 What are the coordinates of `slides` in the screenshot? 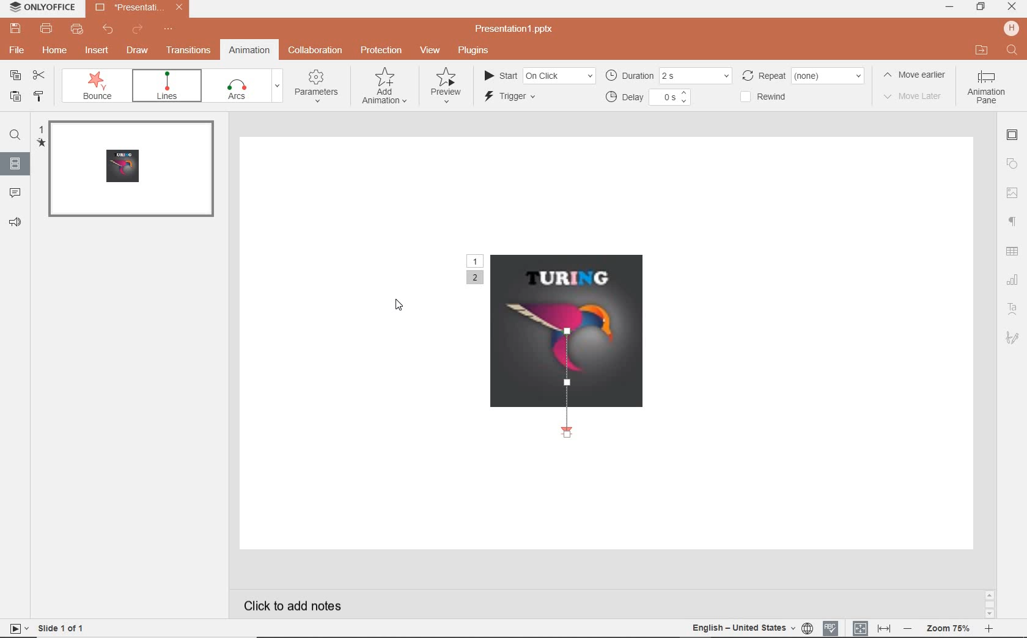 It's located at (15, 166).